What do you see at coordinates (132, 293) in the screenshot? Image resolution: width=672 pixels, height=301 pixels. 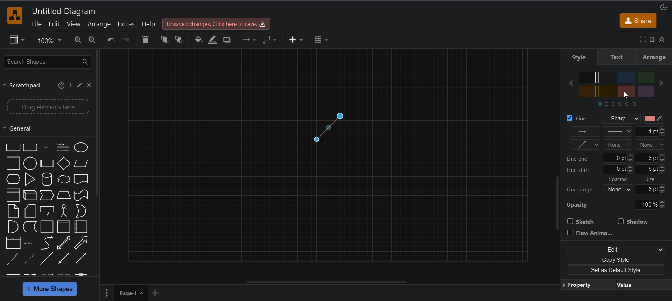 I see `page 1` at bounding box center [132, 293].